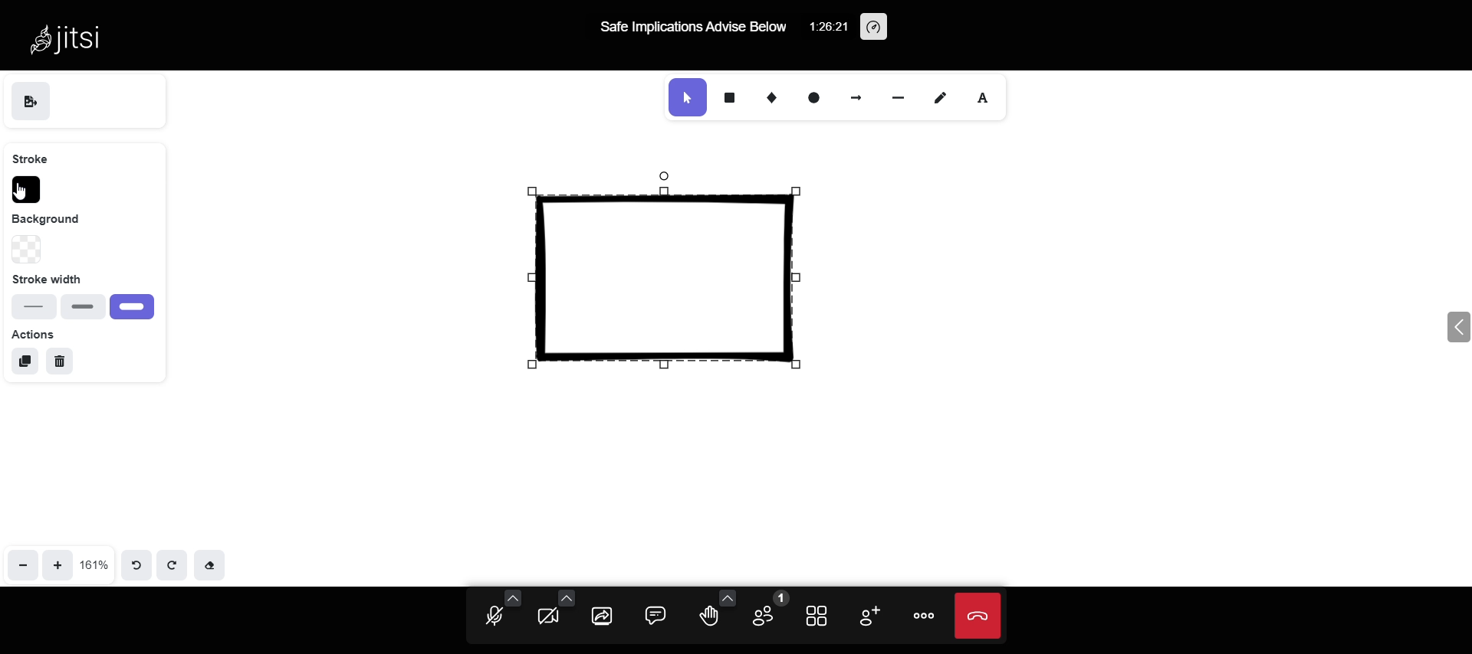  Describe the element at coordinates (724, 590) in the screenshot. I see `more reaction` at that location.